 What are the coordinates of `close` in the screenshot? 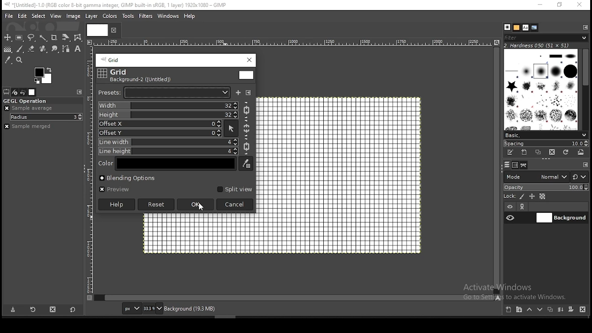 It's located at (113, 30).